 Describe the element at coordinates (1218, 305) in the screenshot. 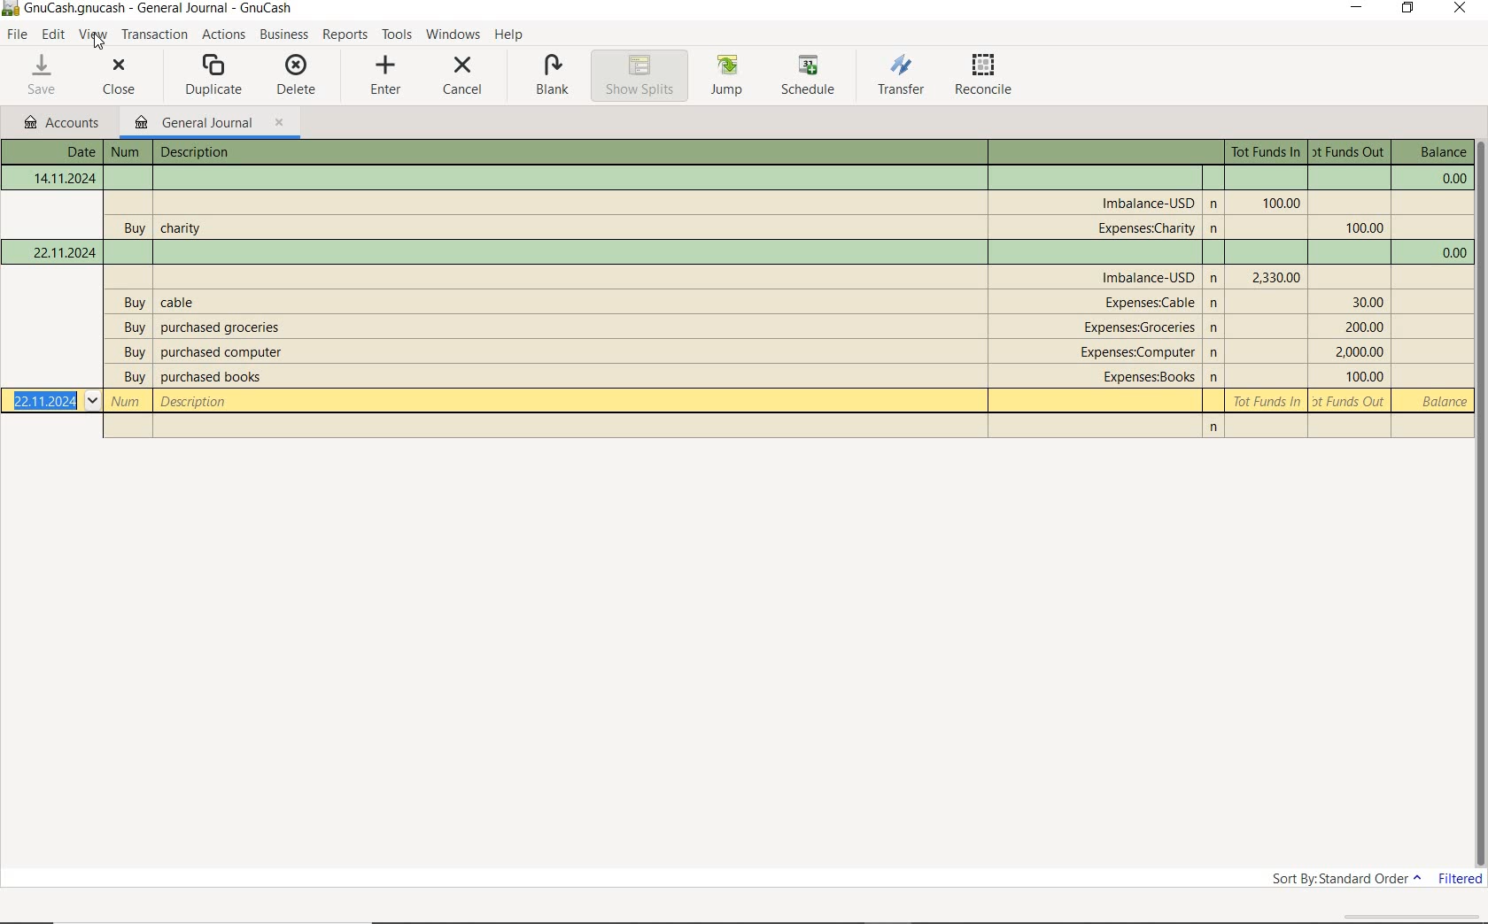

I see `n` at that location.